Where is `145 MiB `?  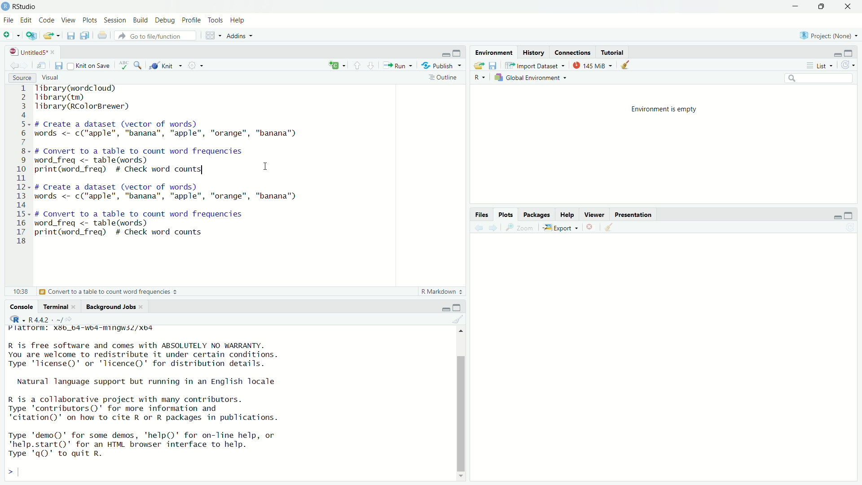
145 MiB  is located at coordinates (593, 67).